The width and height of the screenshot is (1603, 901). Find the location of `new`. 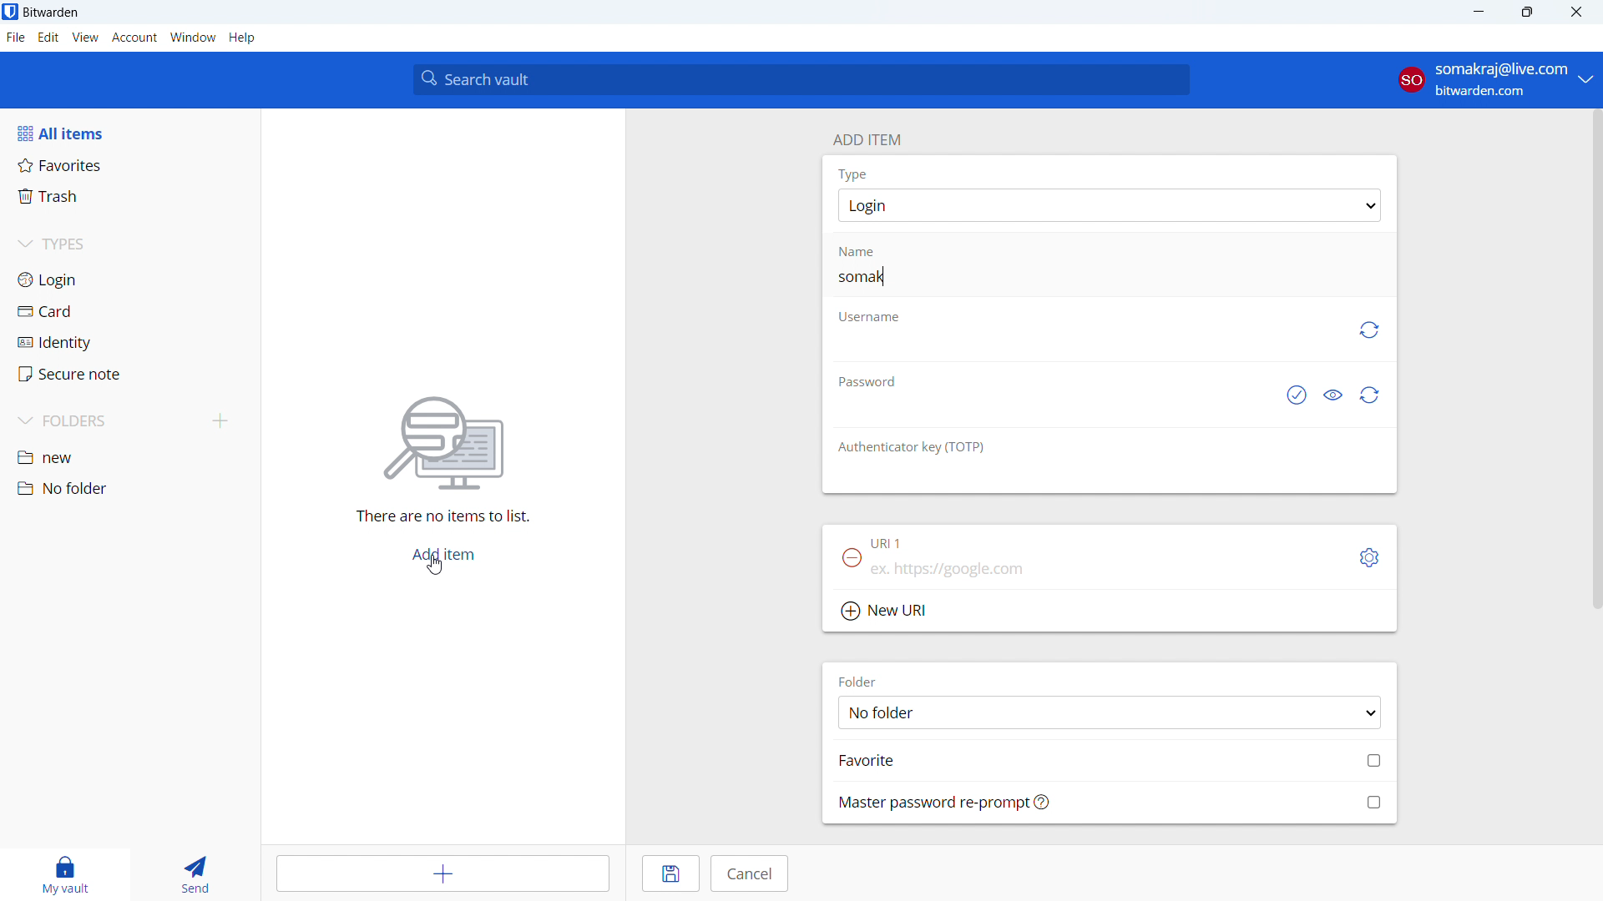

new is located at coordinates (129, 459).